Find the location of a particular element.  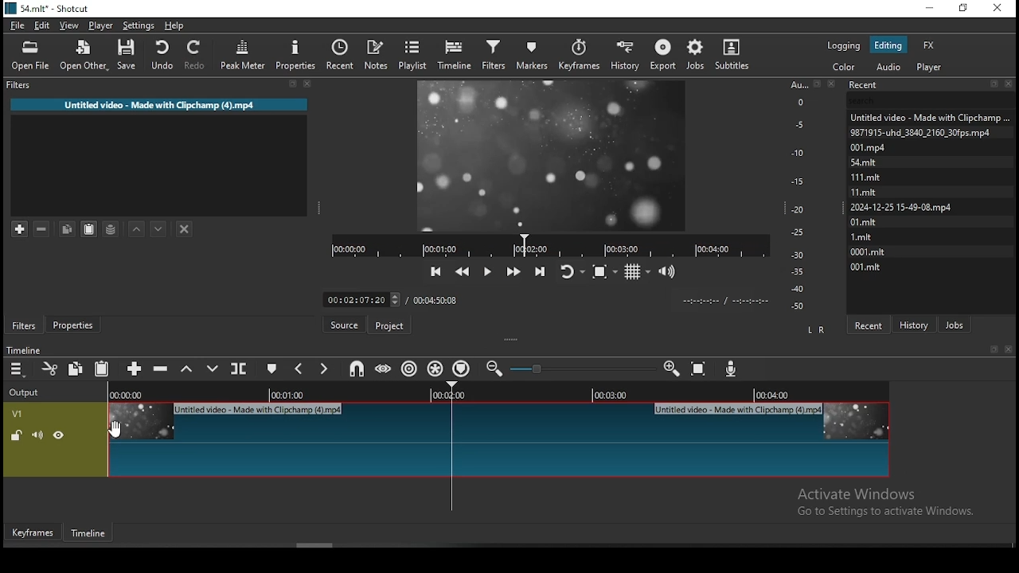

edit track time is located at coordinates (361, 299).